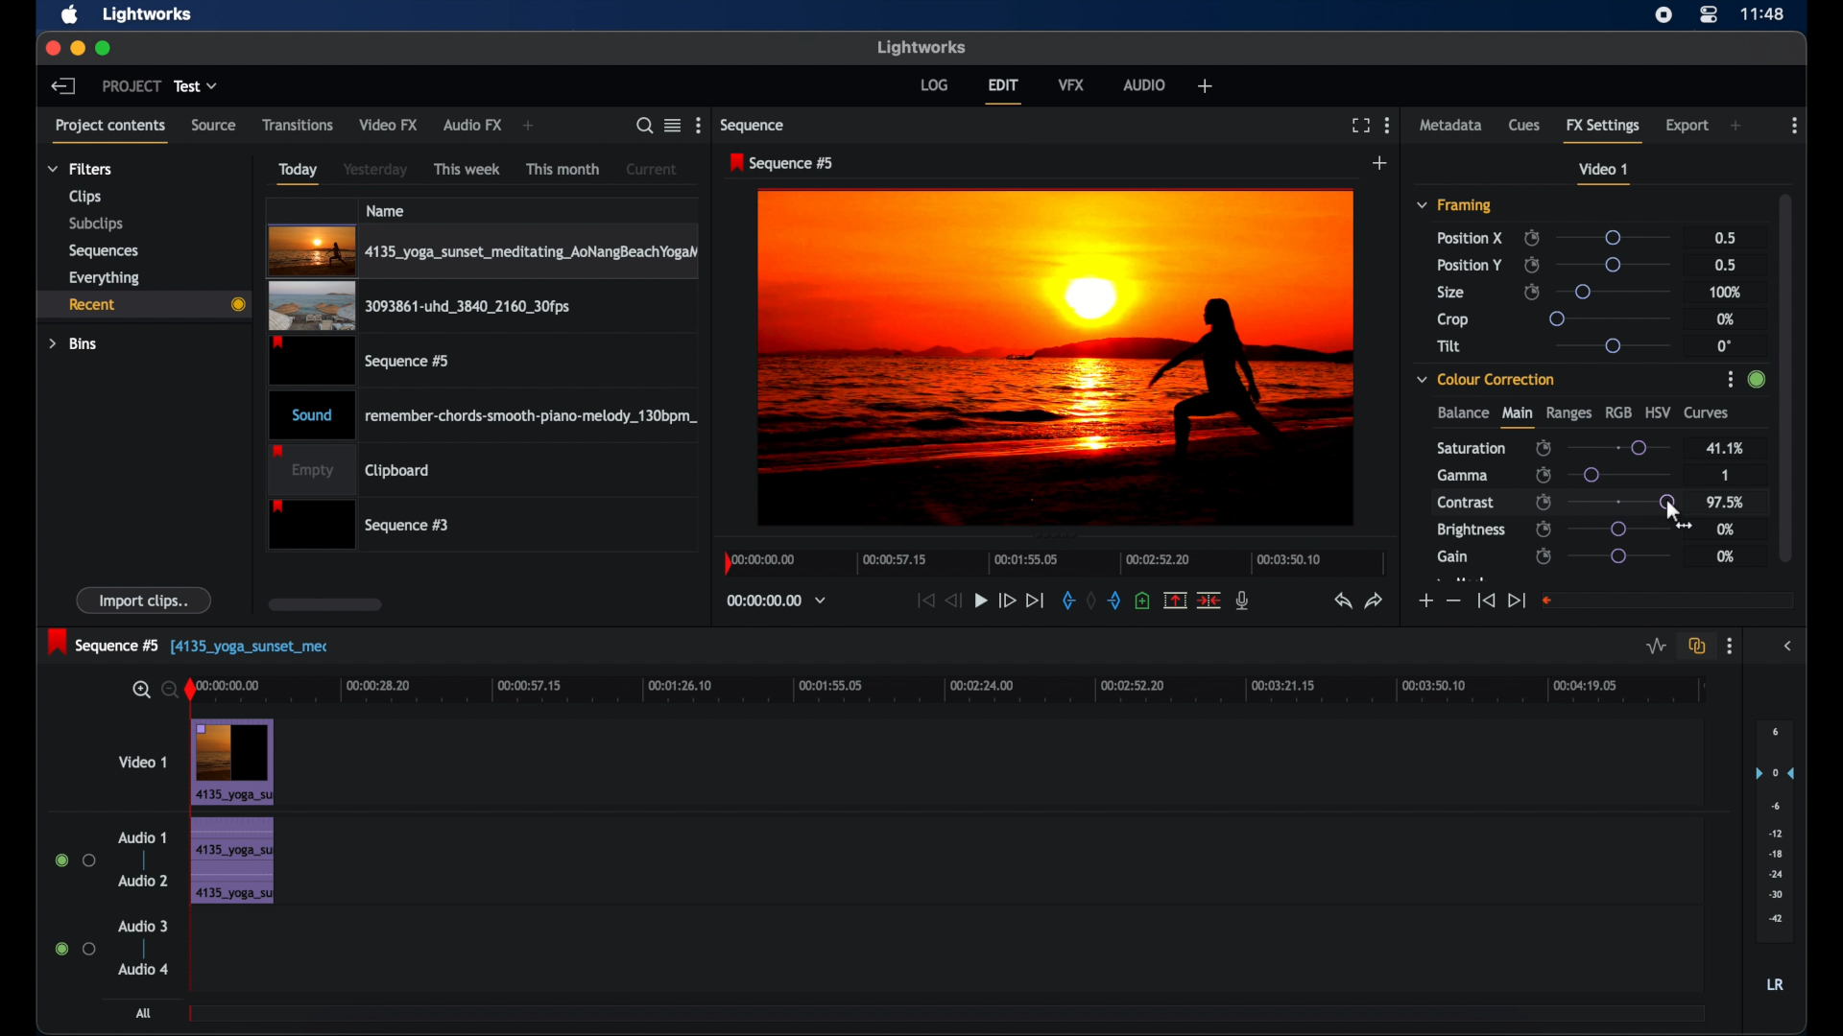 The image size is (1843, 1036). I want to click on sidebar, so click(1789, 647).